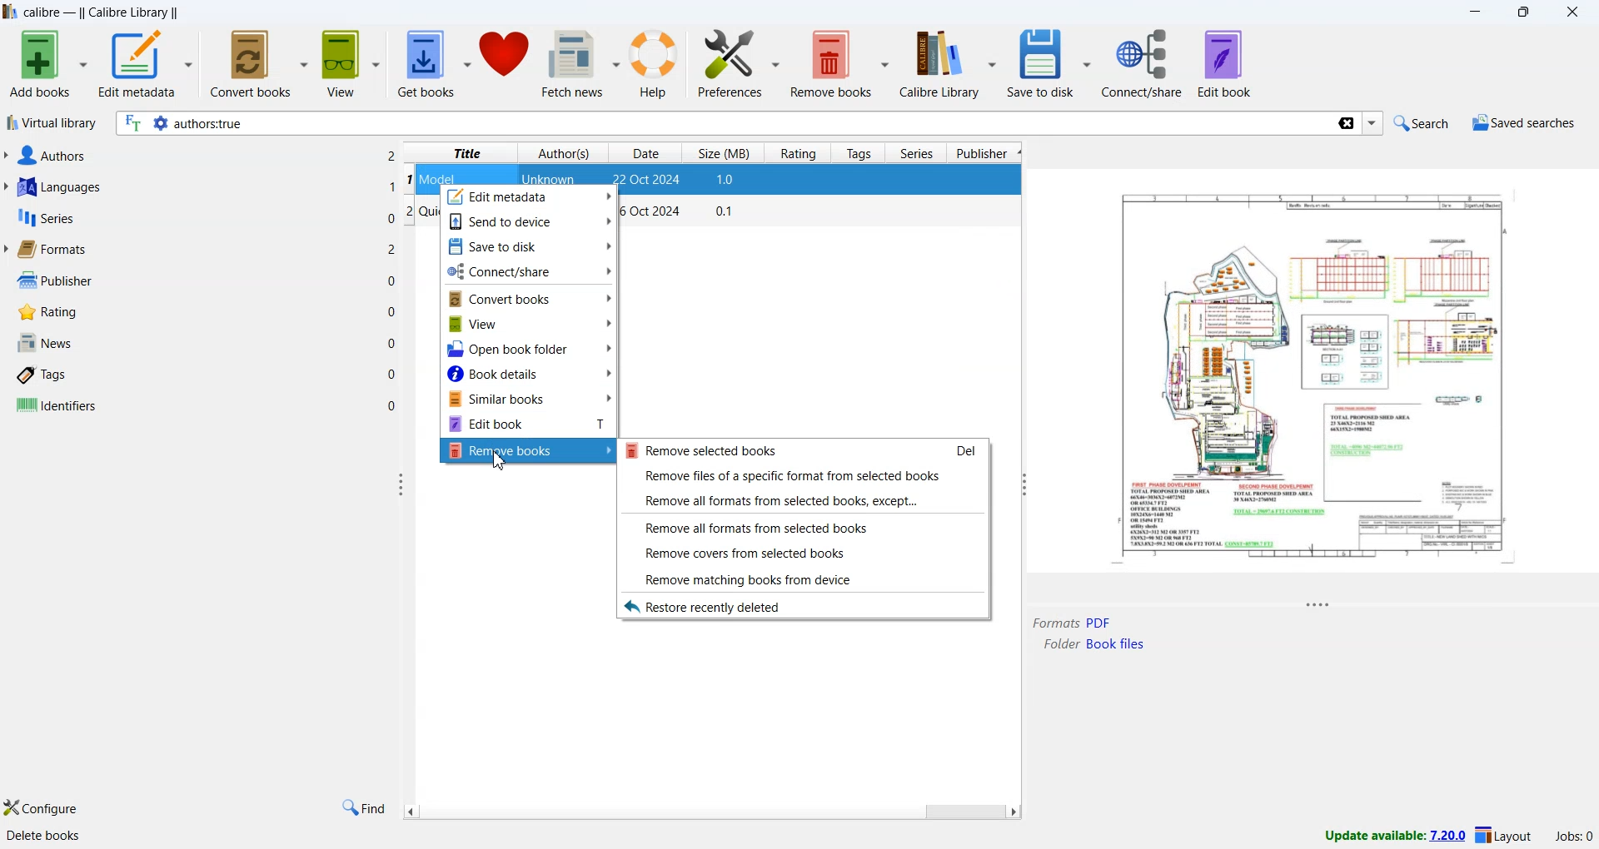 This screenshot has height=849, width=1599. Describe the element at coordinates (1527, 13) in the screenshot. I see `maximize` at that location.